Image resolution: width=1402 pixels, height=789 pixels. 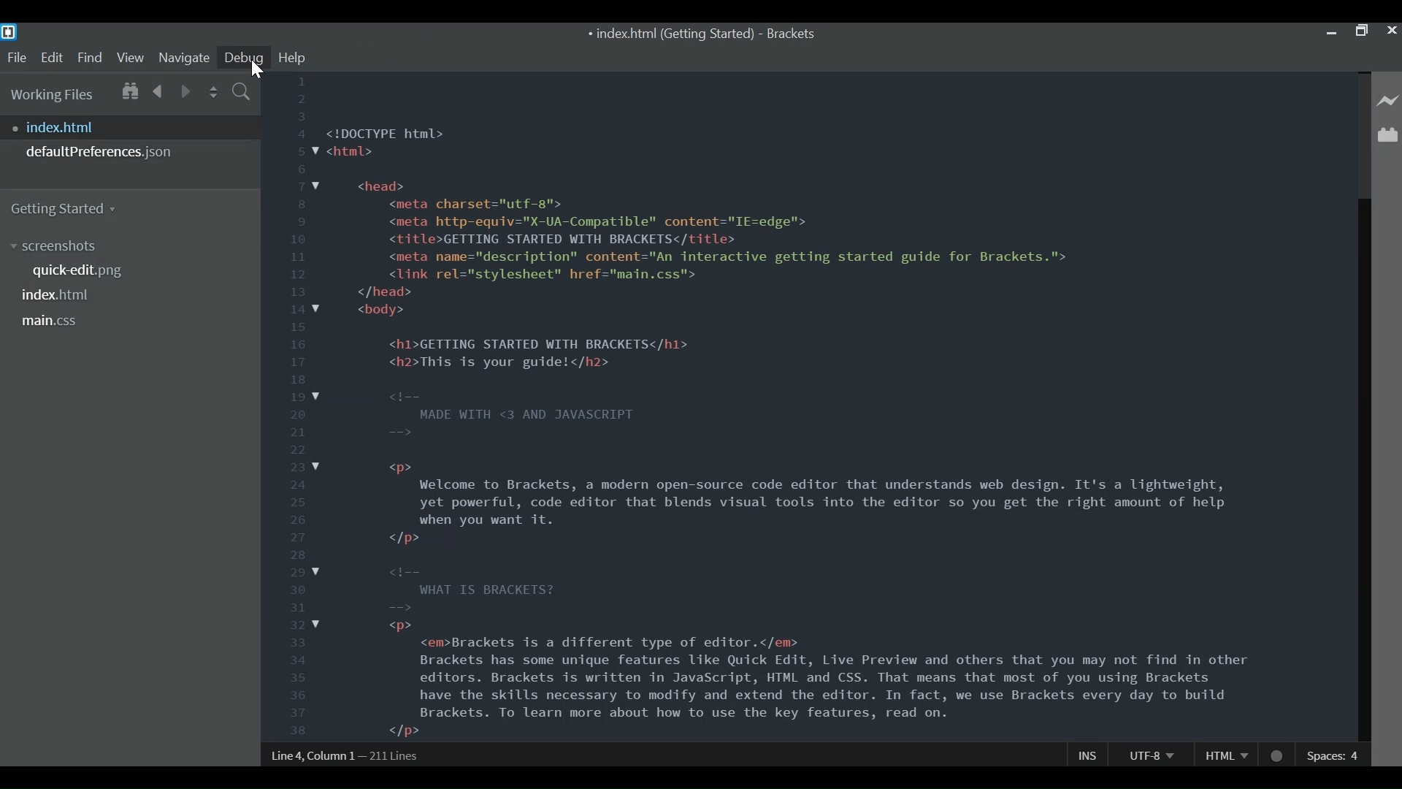 I want to click on File, so click(x=16, y=58).